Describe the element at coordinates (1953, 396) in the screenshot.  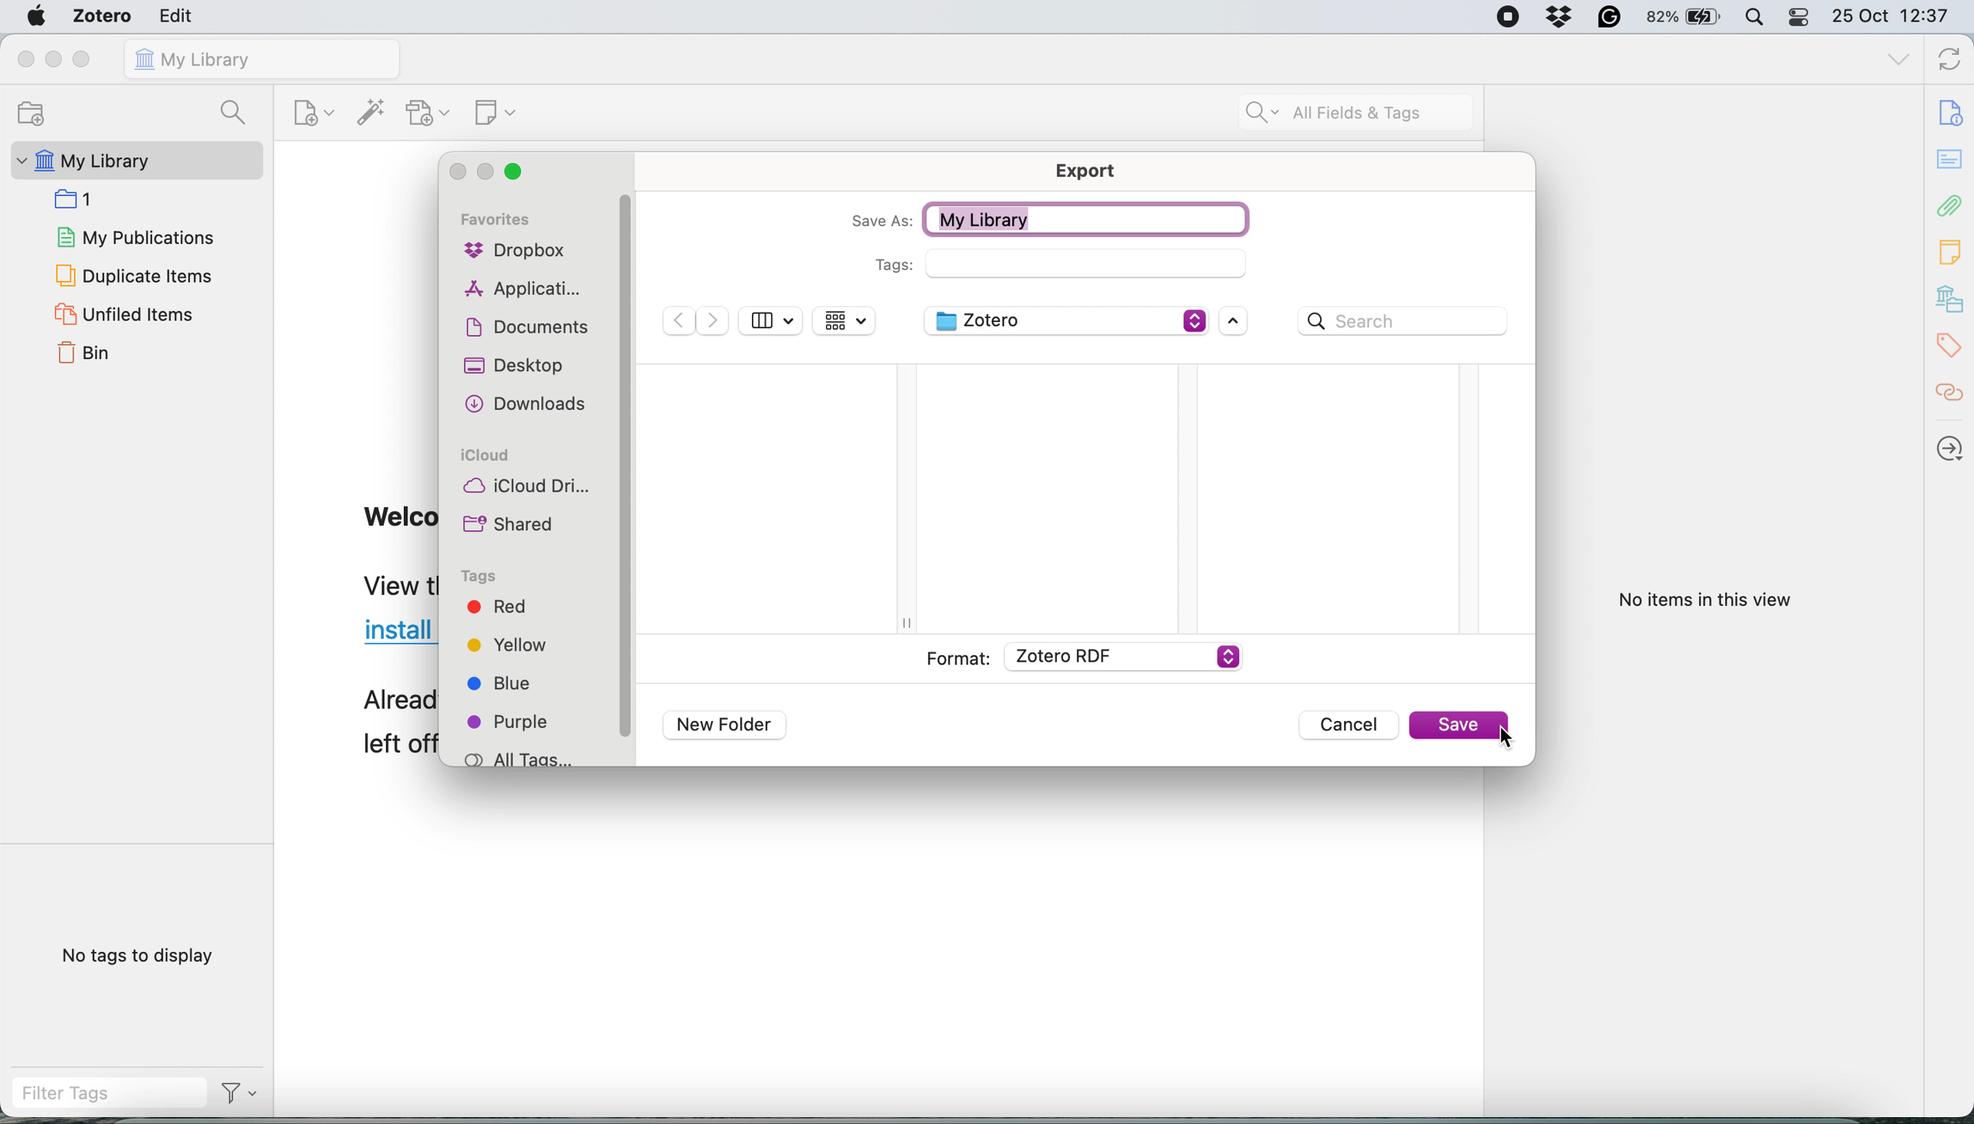
I see `citations` at that location.